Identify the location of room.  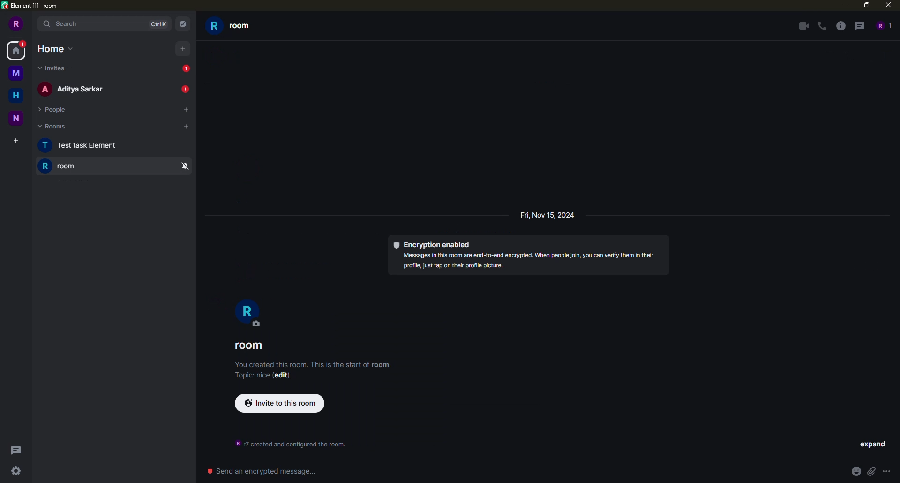
(231, 25).